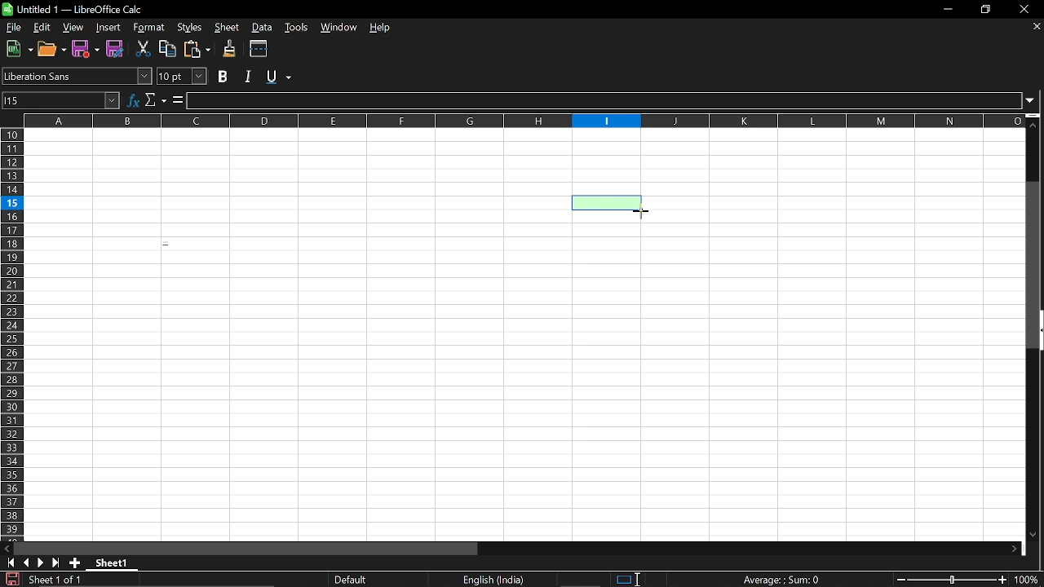 Image resolution: width=1044 pixels, height=587 pixels. I want to click on Change zoom, so click(954, 580).